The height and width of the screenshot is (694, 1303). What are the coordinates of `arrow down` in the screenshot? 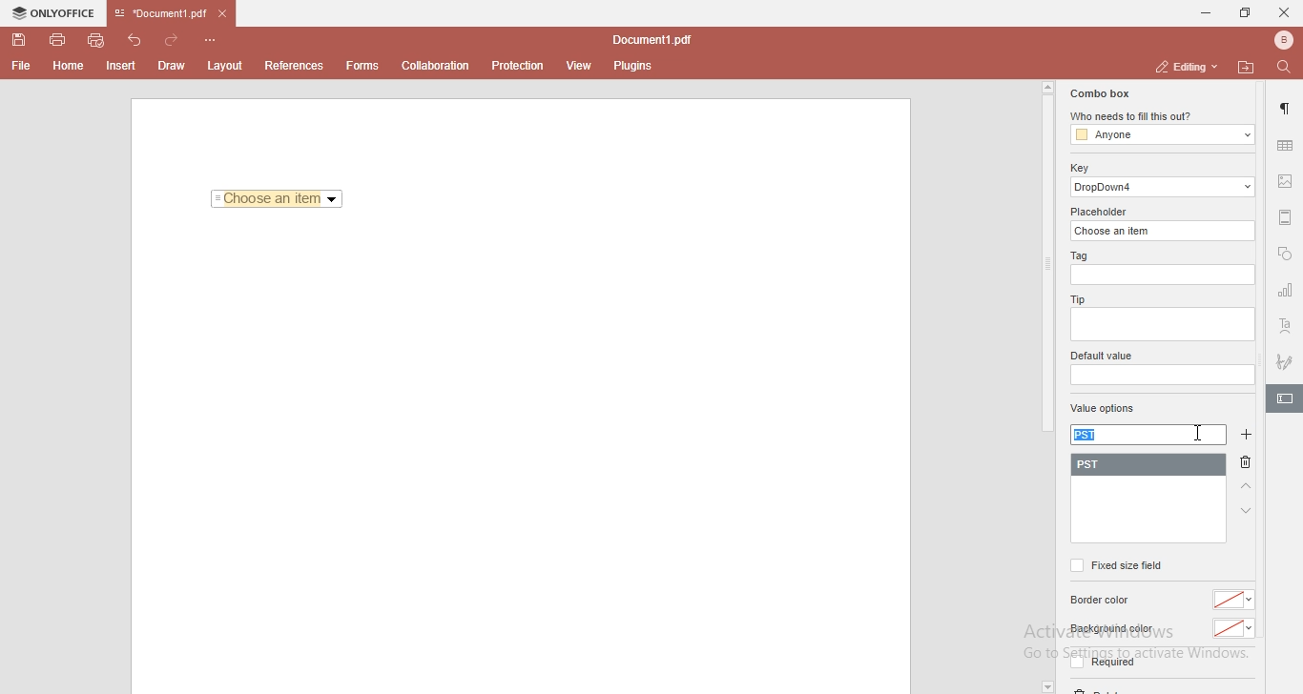 It's located at (1247, 511).